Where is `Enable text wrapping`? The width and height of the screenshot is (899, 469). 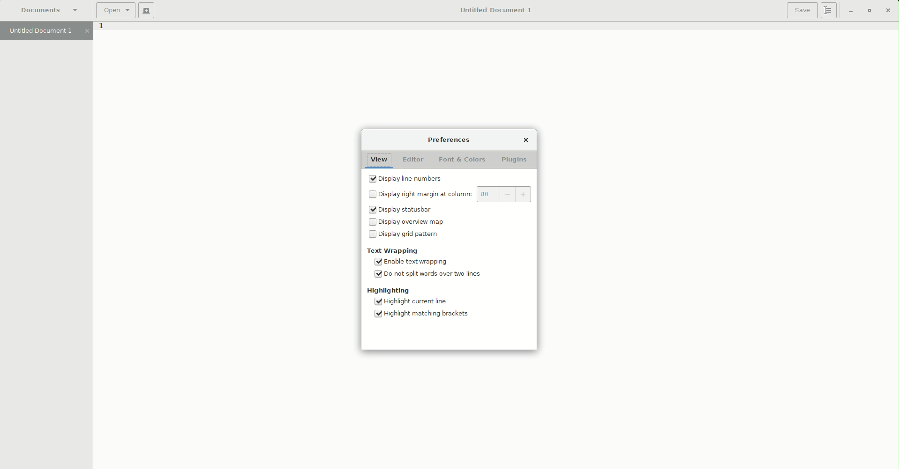
Enable text wrapping is located at coordinates (414, 262).